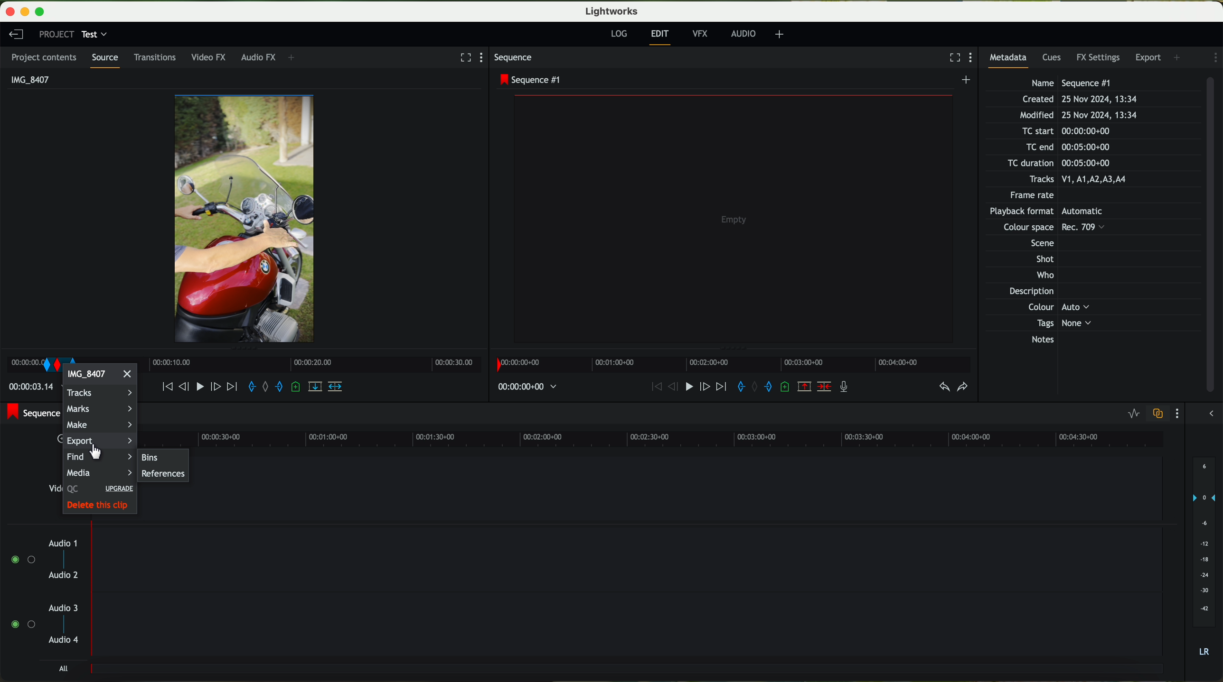 The width and height of the screenshot is (1223, 682). What do you see at coordinates (1079, 100) in the screenshot?
I see `Created` at bounding box center [1079, 100].